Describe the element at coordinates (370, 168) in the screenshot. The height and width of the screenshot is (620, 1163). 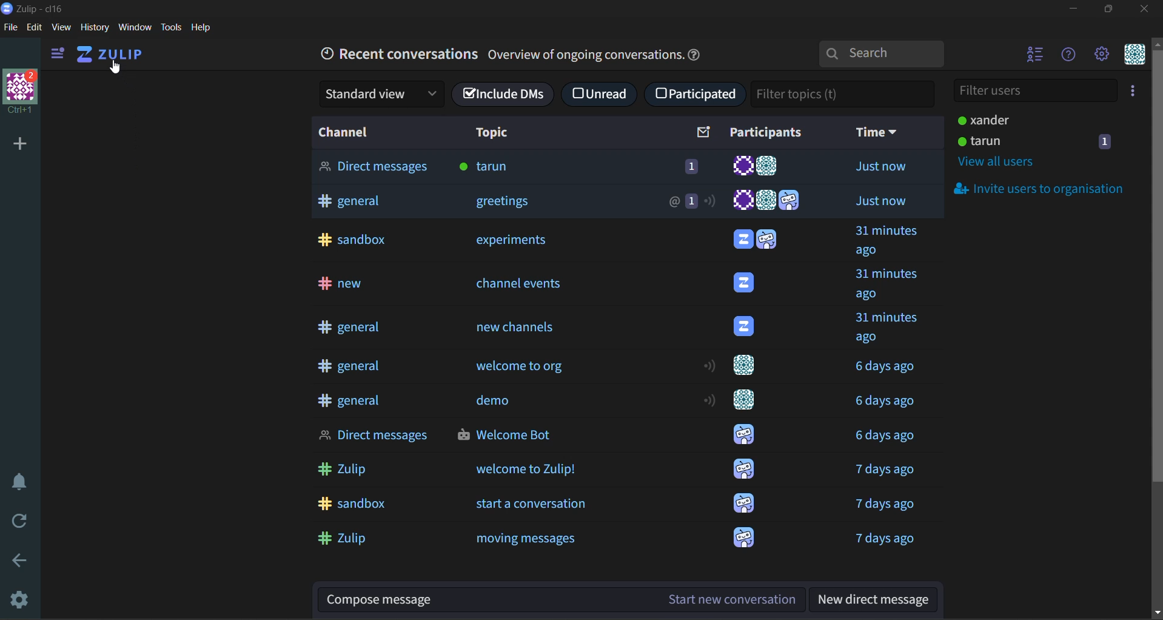
I see `Direct Messages` at that location.